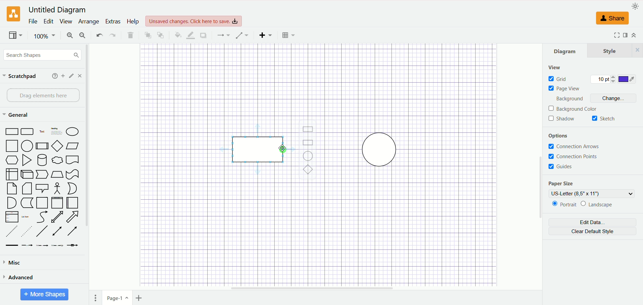 The image size is (643, 305). Describe the element at coordinates (12, 131) in the screenshot. I see `Rectangle` at that location.